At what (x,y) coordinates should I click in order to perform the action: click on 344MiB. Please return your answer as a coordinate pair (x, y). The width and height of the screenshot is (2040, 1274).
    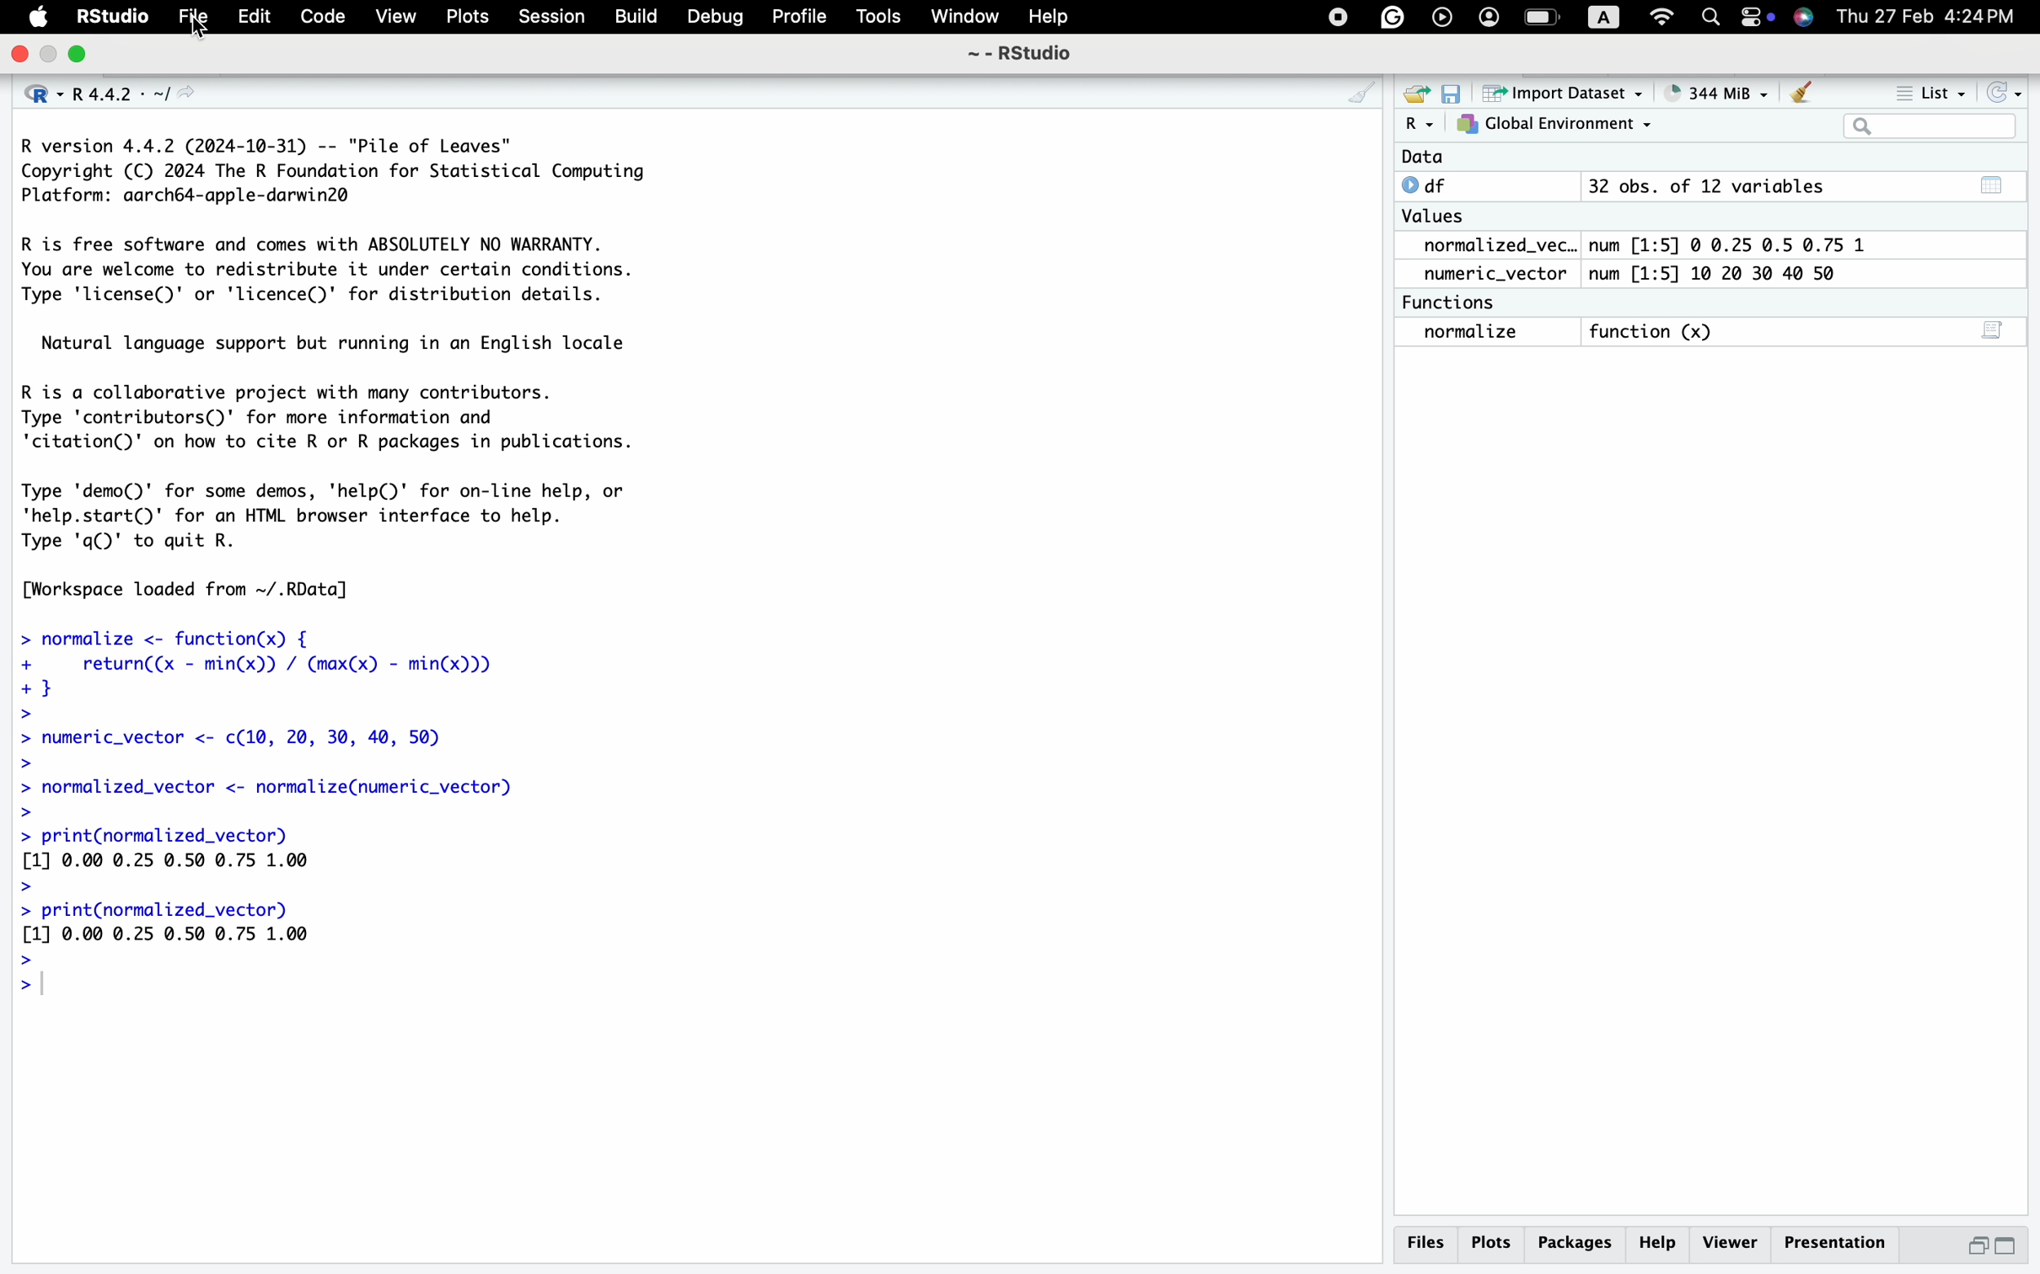
    Looking at the image, I should click on (1708, 90).